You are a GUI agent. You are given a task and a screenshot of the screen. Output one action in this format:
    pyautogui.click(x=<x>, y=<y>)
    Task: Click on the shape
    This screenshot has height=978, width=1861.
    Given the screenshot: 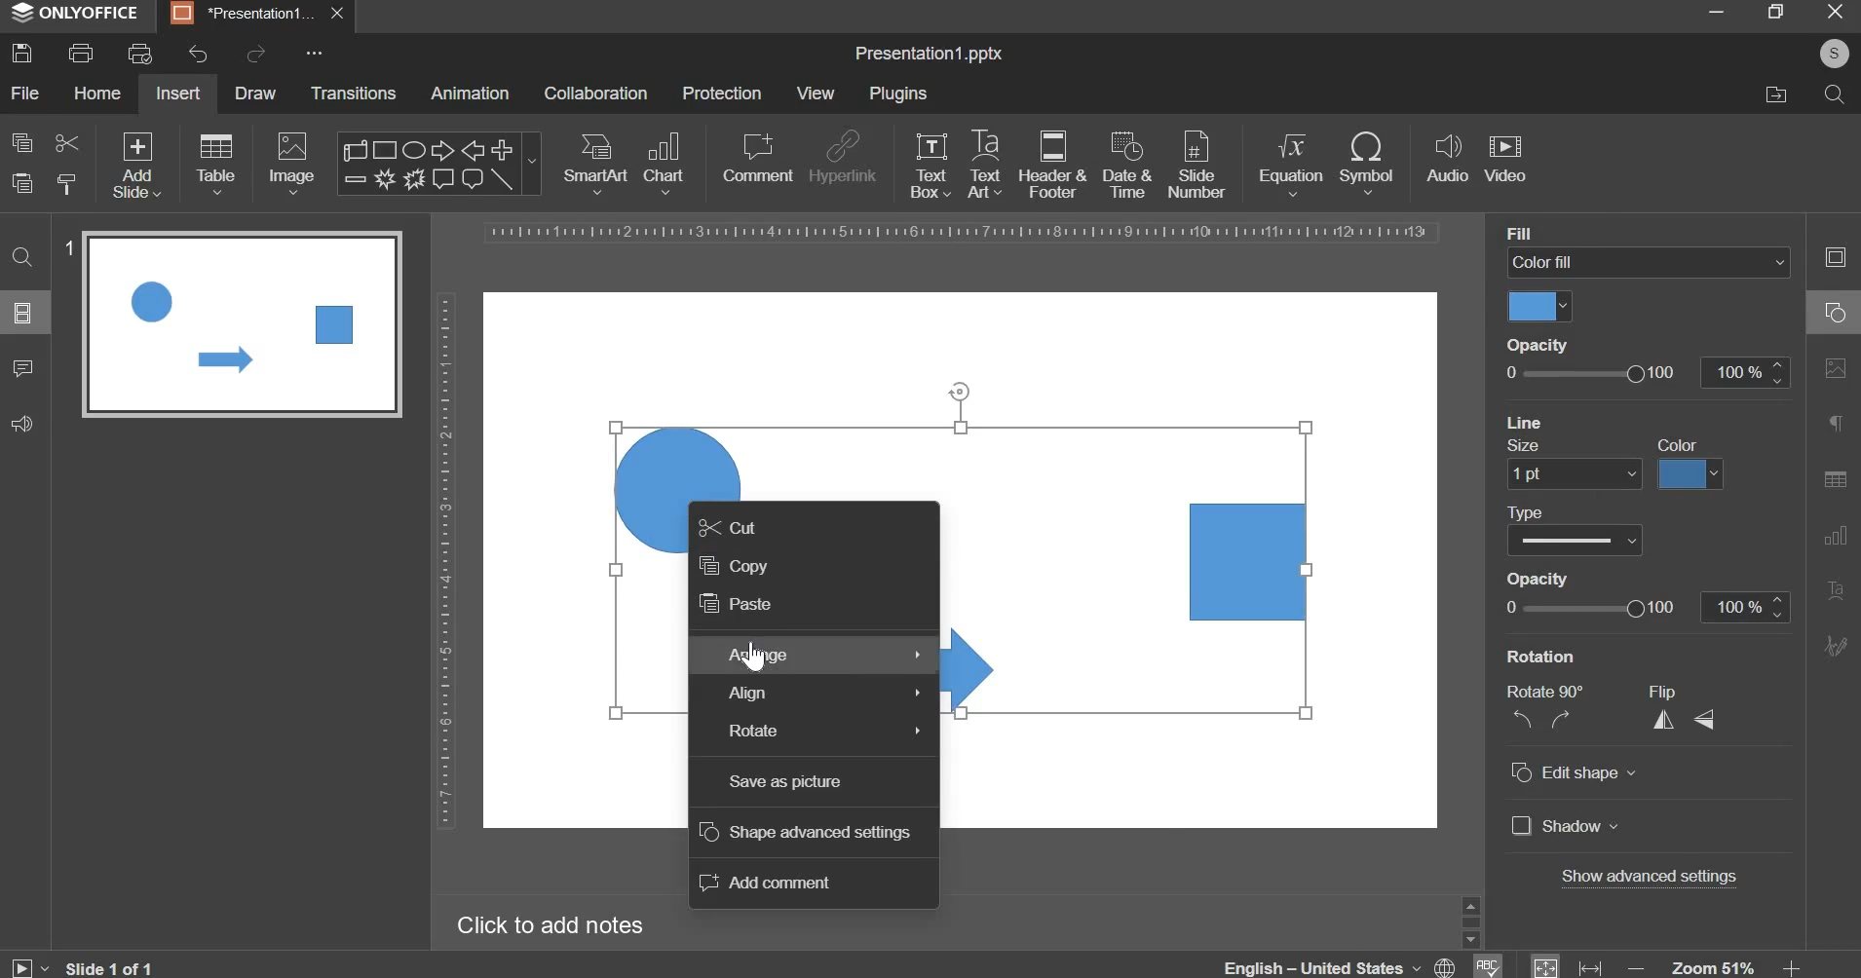 What is the action you would take?
    pyautogui.click(x=437, y=164)
    